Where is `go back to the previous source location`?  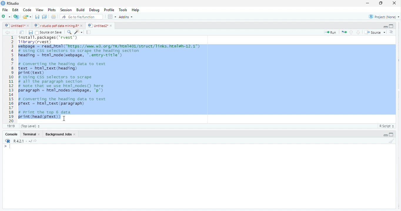 go back to the previous source location is located at coordinates (7, 32).